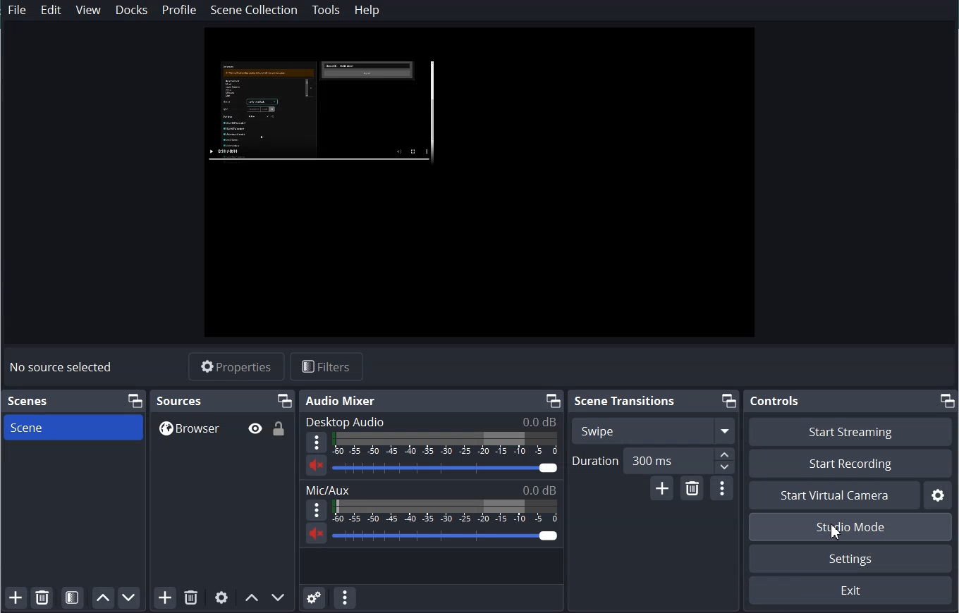 The image size is (959, 613). What do you see at coordinates (662, 489) in the screenshot?
I see `Add Configurable Transition` at bounding box center [662, 489].